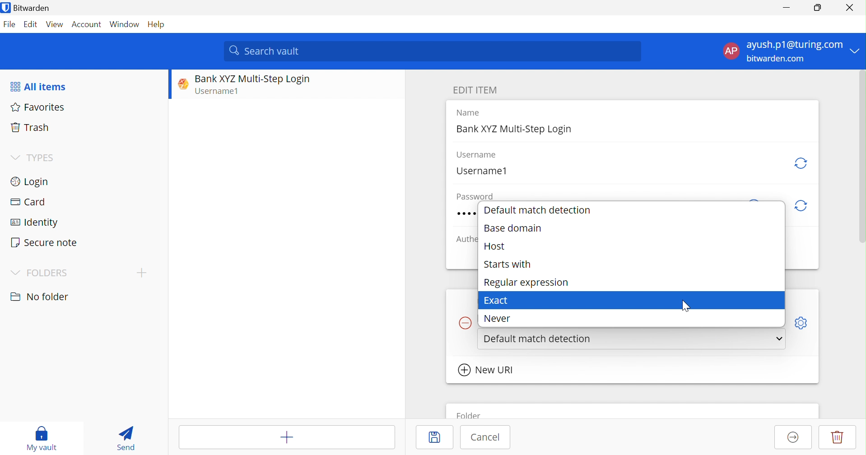 The width and height of the screenshot is (866, 455). Describe the element at coordinates (802, 163) in the screenshot. I see `Regenerate username` at that location.